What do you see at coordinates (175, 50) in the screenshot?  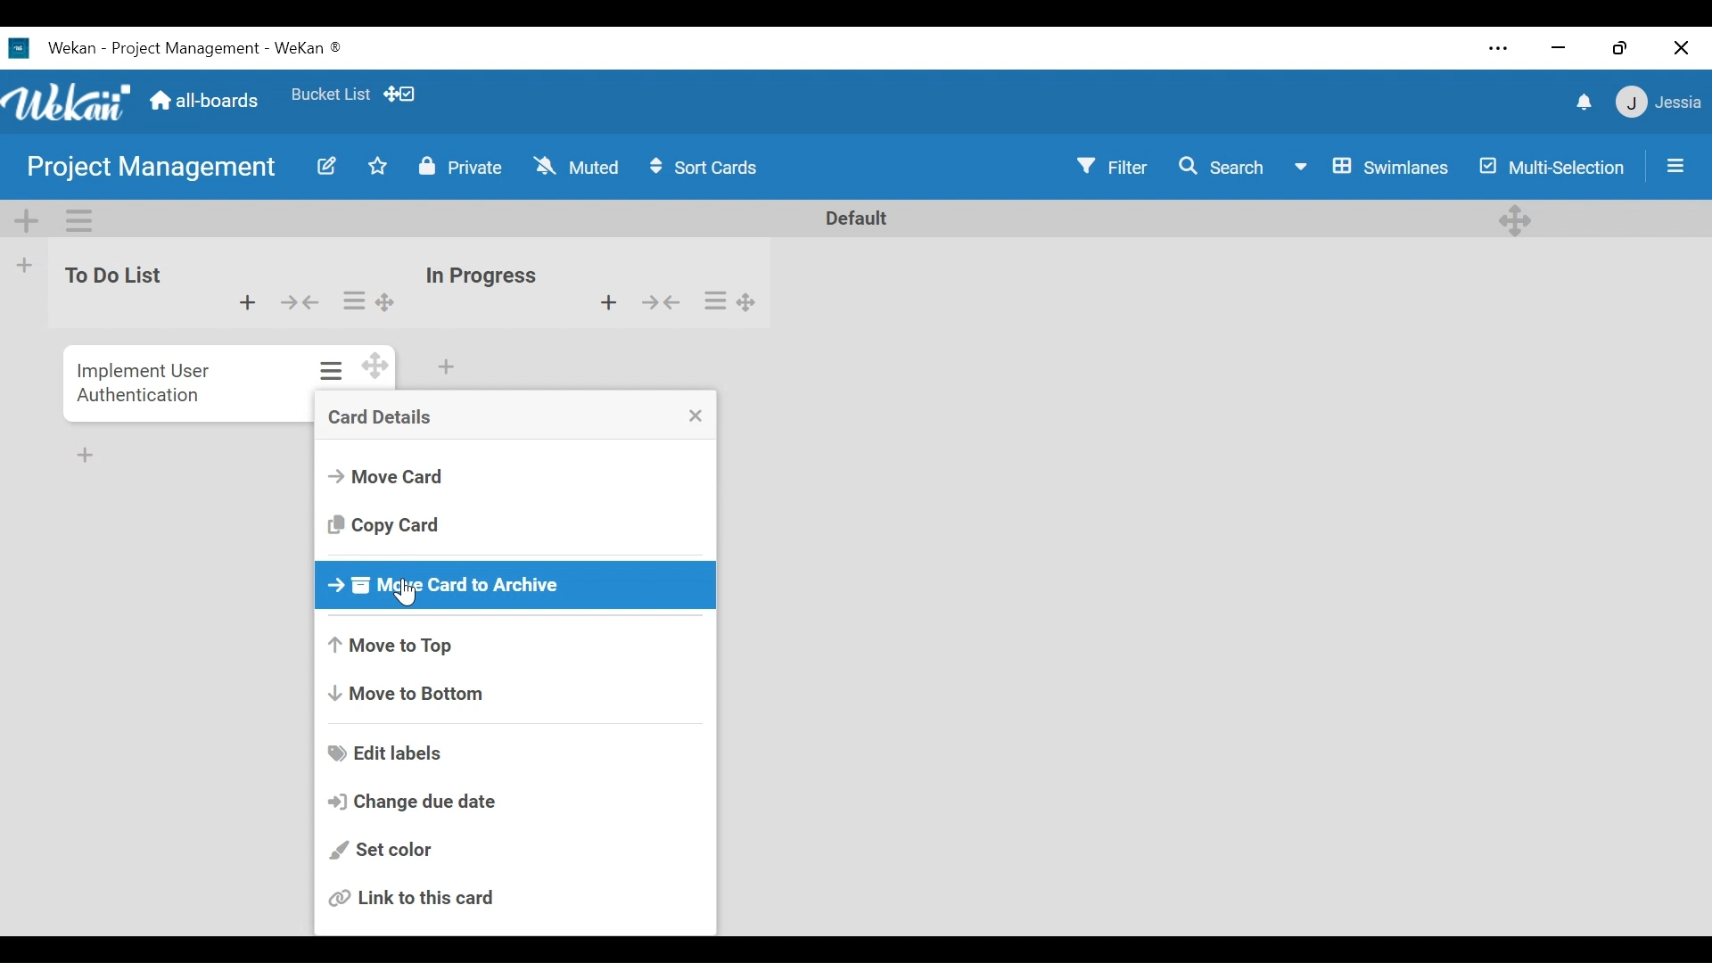 I see `Wekan Desktop Icon` at bounding box center [175, 50].